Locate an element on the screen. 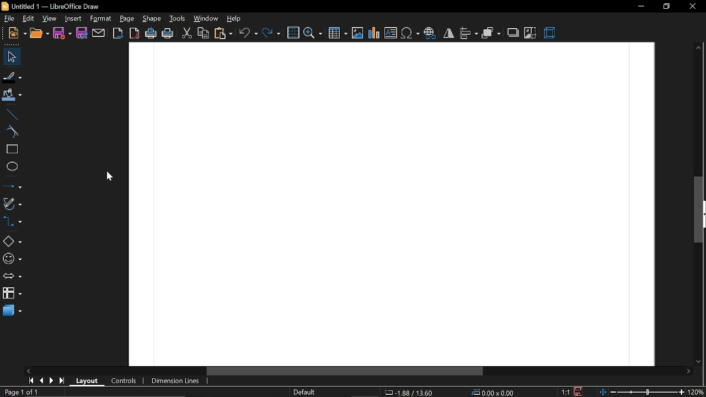  print is located at coordinates (168, 33).